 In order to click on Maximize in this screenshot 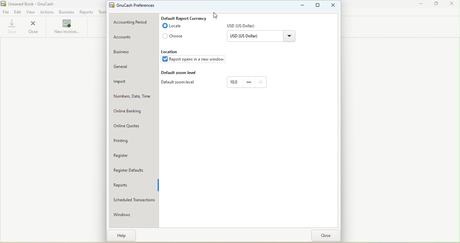, I will do `click(319, 6)`.